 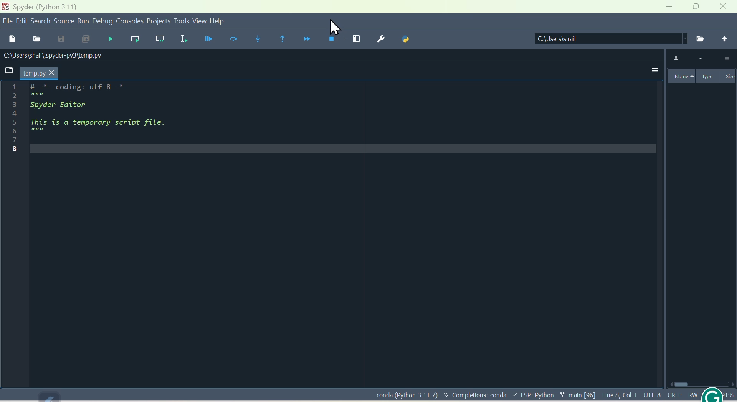 What do you see at coordinates (88, 116) in the screenshot?
I see `code - # -*- coding: utf-8 2 3 Spyder Editor 4 5 This is a temporary script file.  """` at bounding box center [88, 116].